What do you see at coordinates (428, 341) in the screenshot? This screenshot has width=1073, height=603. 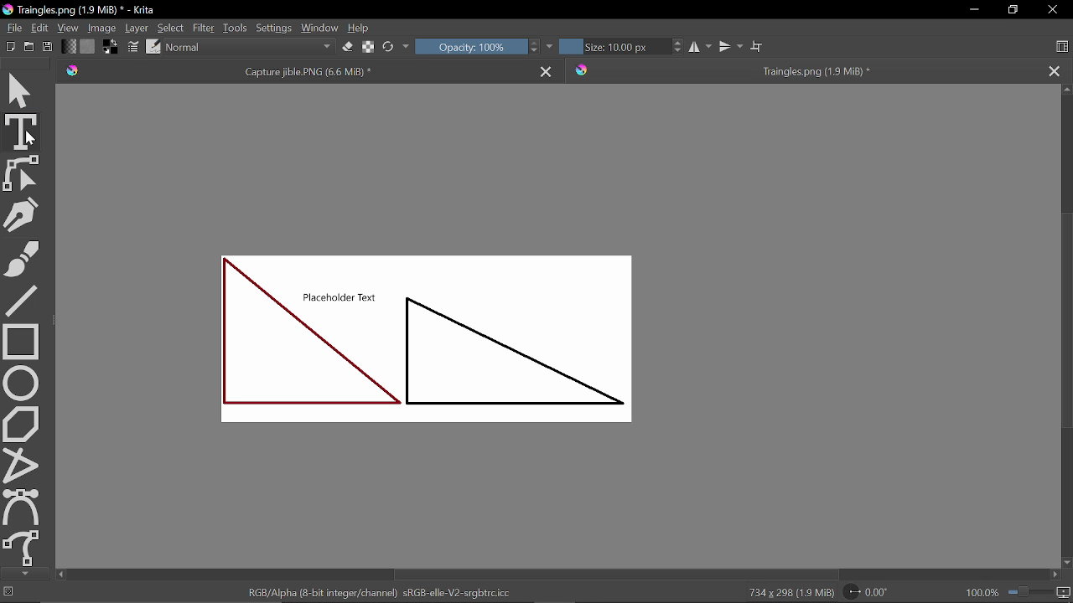 I see `Placeholder Text` at bounding box center [428, 341].